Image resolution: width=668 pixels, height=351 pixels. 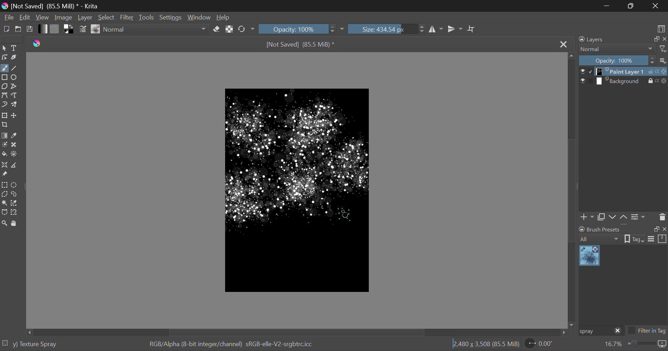 What do you see at coordinates (621, 72) in the screenshot?
I see `layer 1` at bounding box center [621, 72].